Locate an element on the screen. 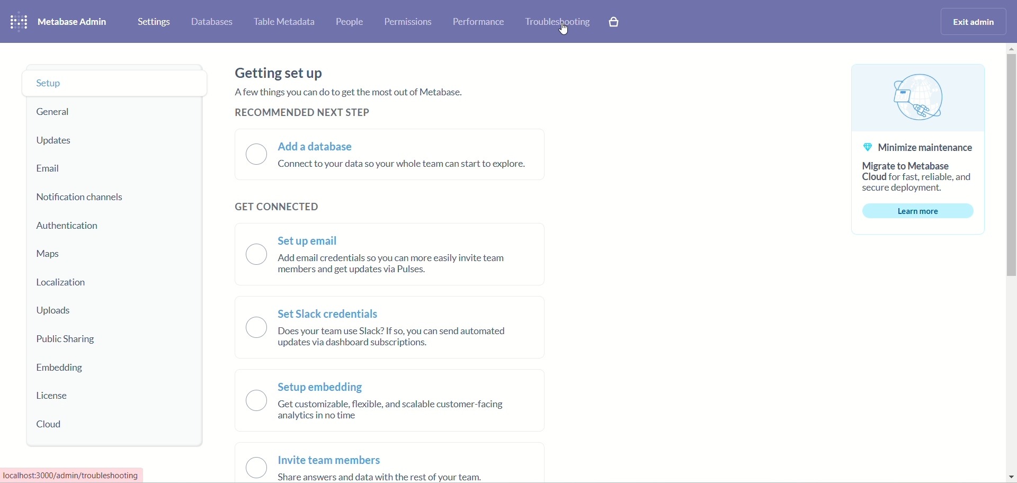 This screenshot has height=483, width=1017. public sharing is located at coordinates (67, 341).